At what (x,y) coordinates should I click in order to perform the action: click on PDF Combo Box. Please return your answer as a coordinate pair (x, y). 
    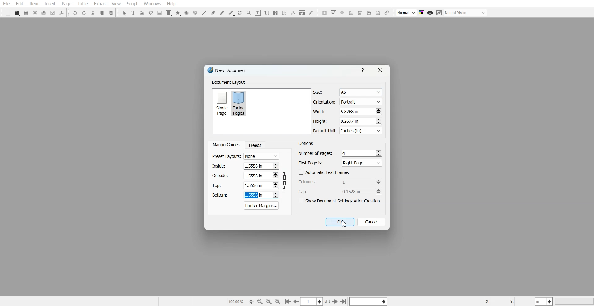
    Looking at the image, I should click on (360, 13).